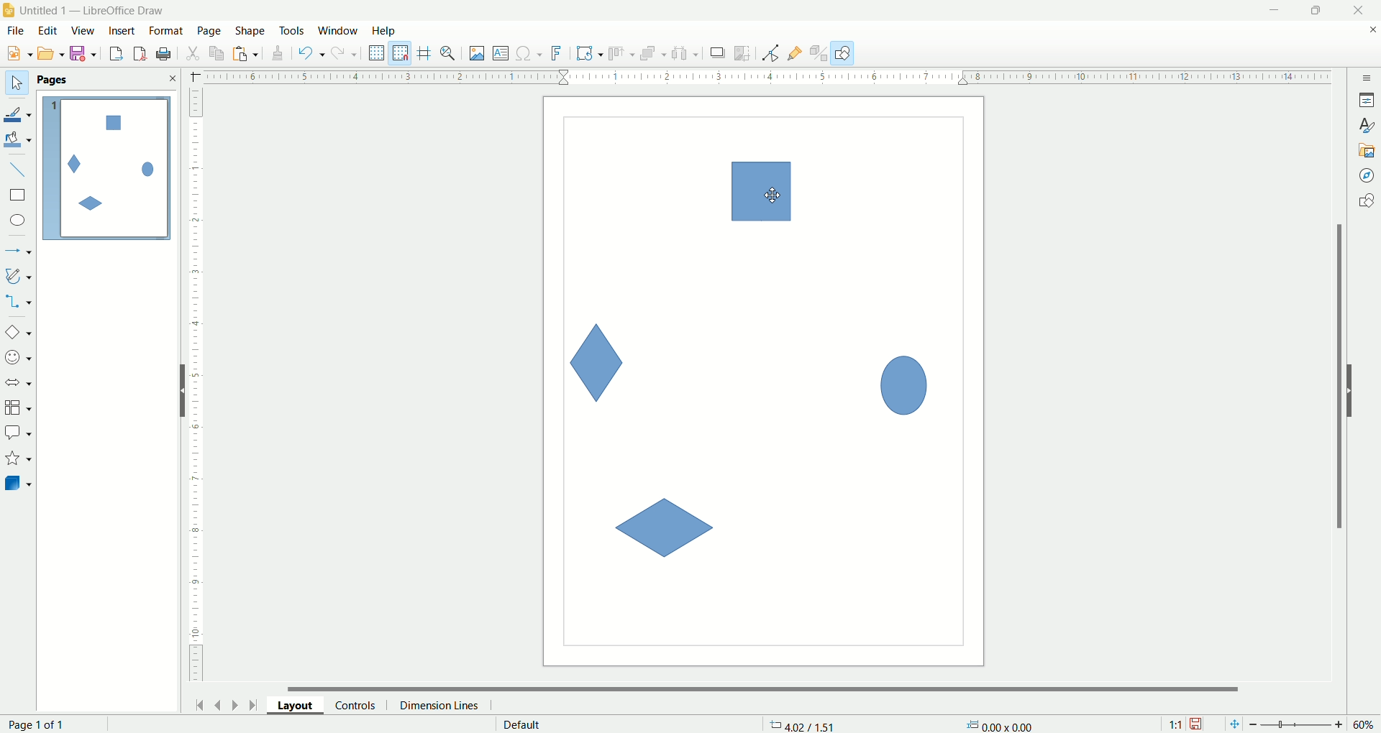  What do you see at coordinates (293, 32) in the screenshot?
I see `tools` at bounding box center [293, 32].